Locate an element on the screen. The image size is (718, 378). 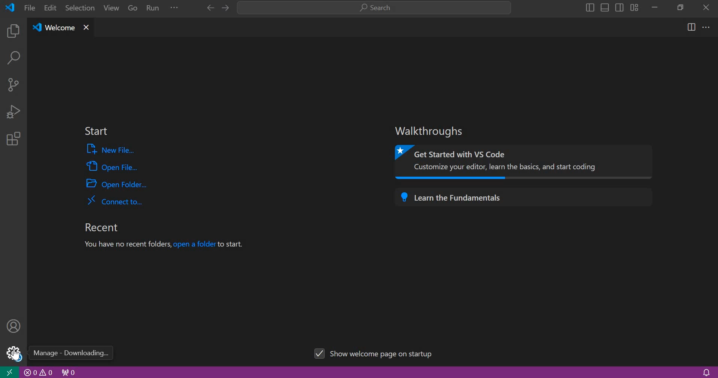
minimize is located at coordinates (654, 7).